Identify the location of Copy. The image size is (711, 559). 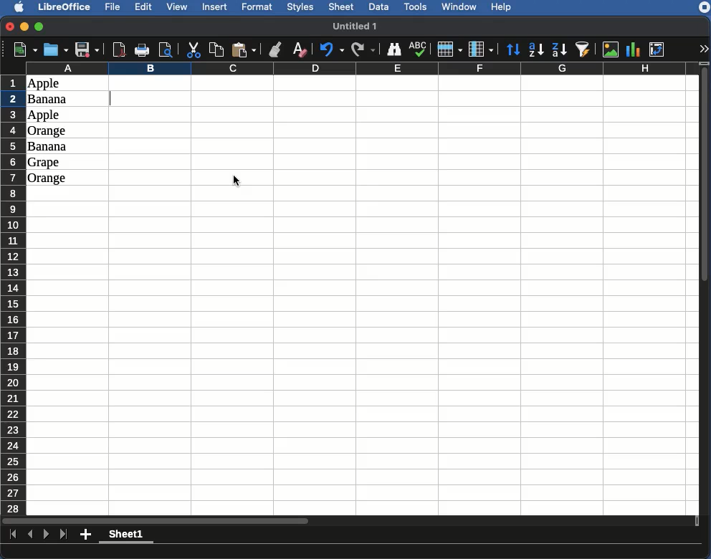
(216, 49).